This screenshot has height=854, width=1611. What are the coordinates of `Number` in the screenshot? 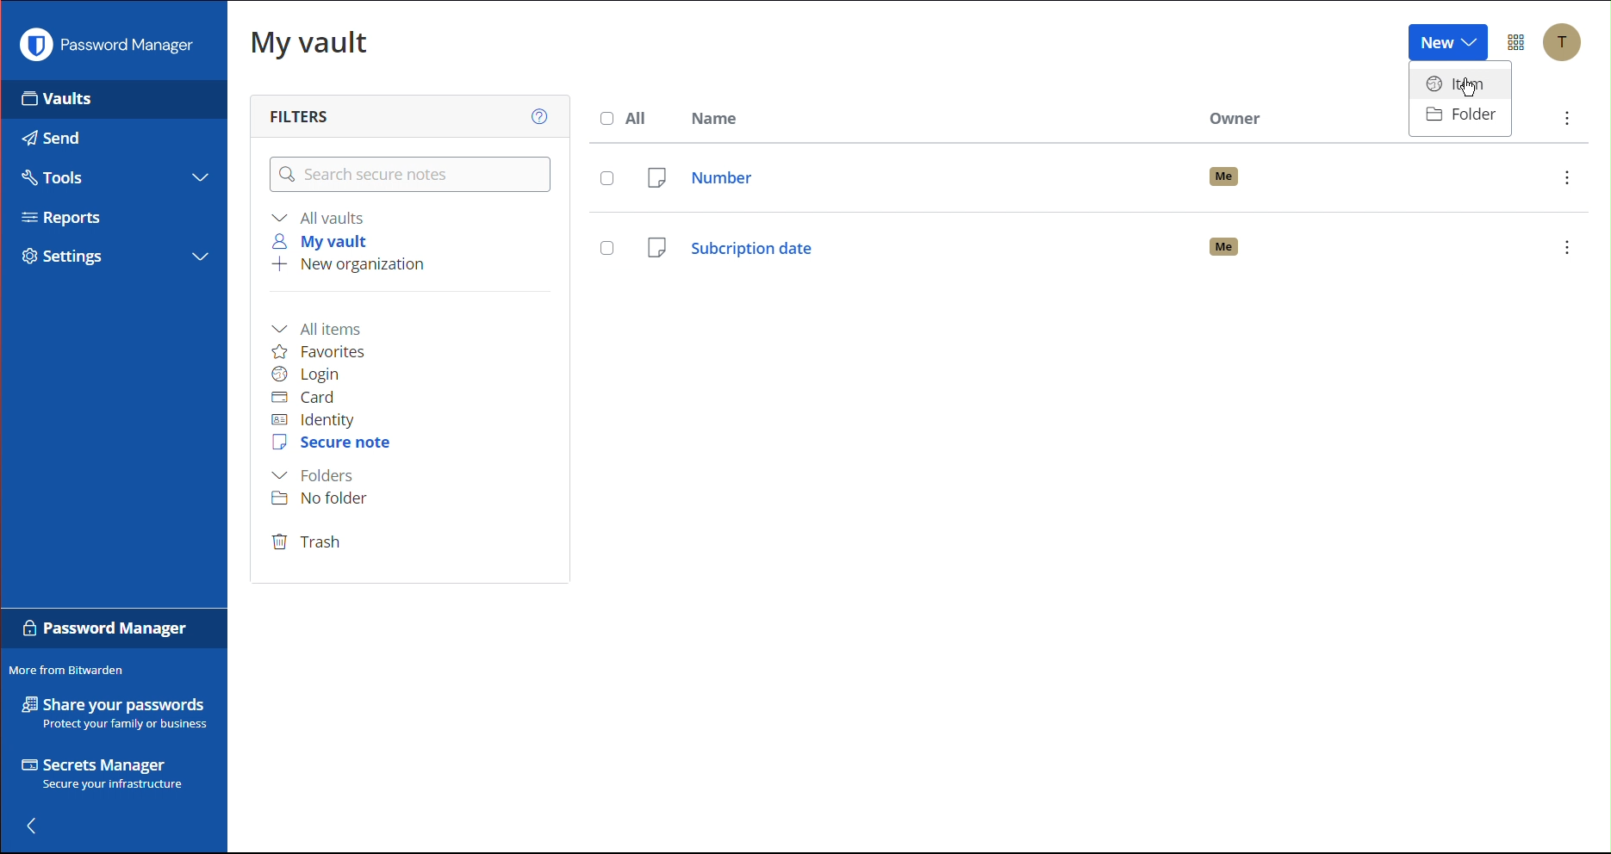 It's located at (1092, 173).